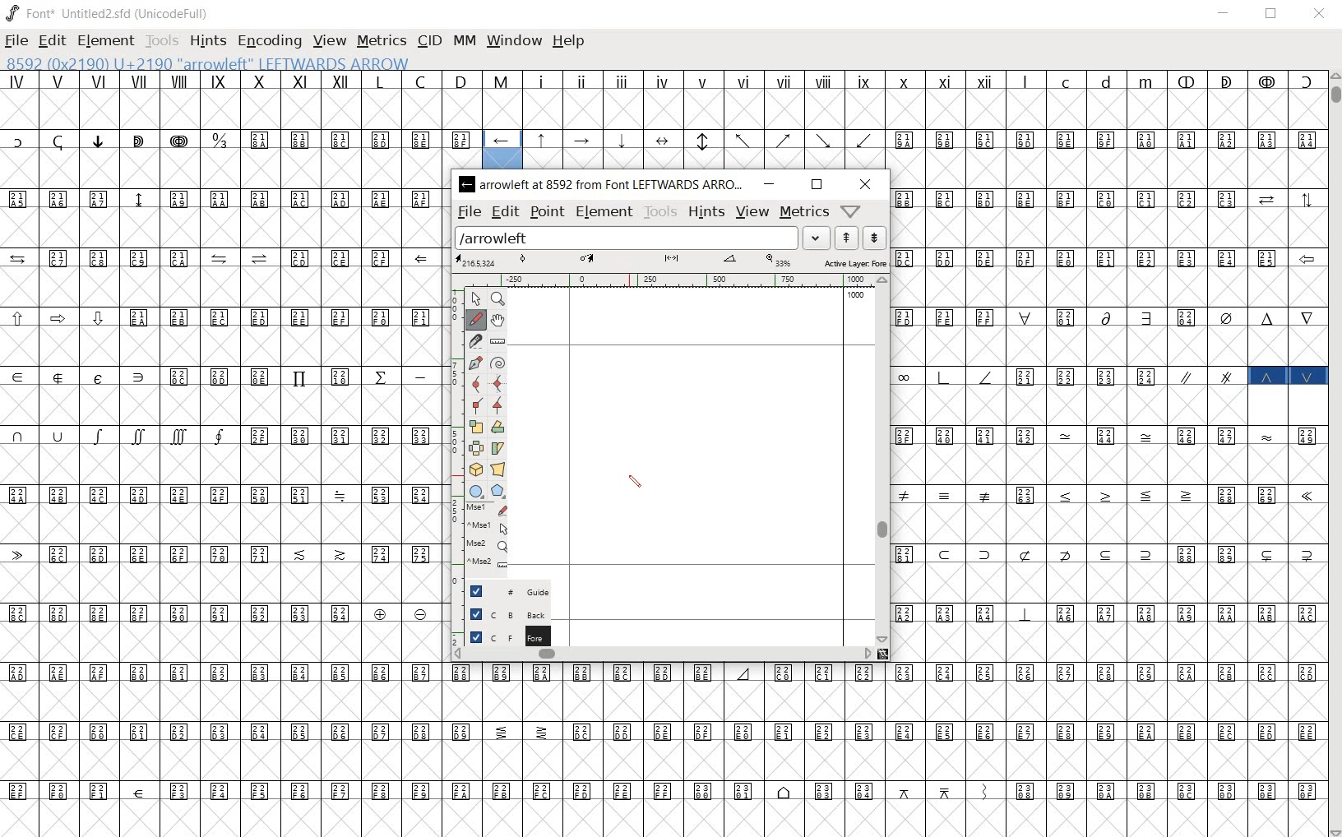 Image resolution: width=1342 pixels, height=837 pixels. I want to click on cursor events on the opened outline window, so click(482, 539).